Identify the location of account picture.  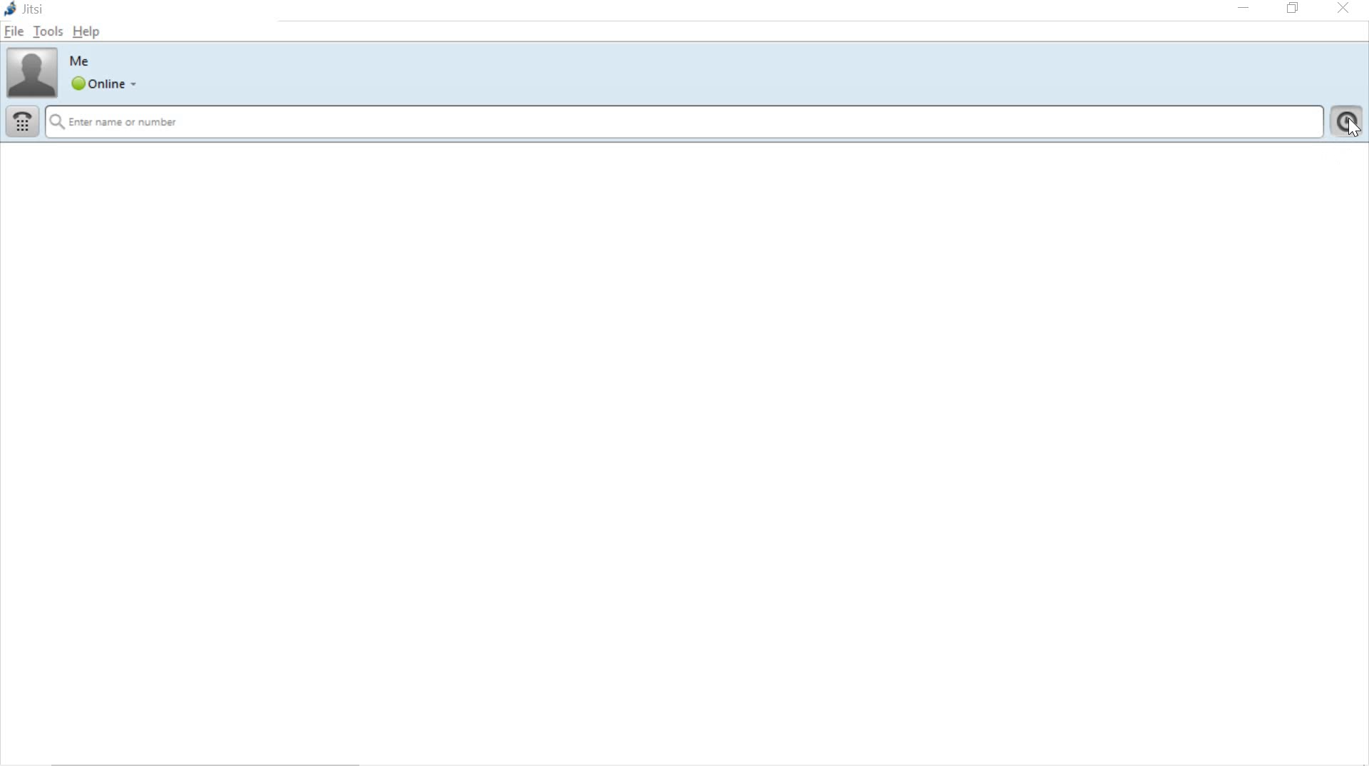
(31, 71).